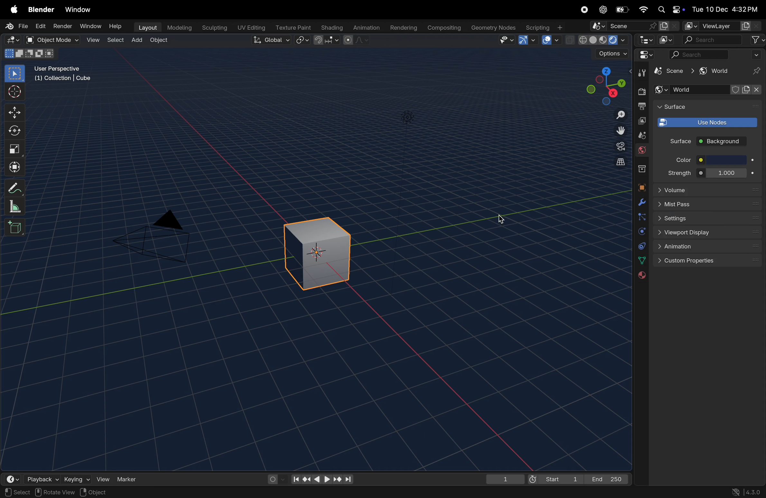 The image size is (766, 498). I want to click on Visibility, so click(506, 40).